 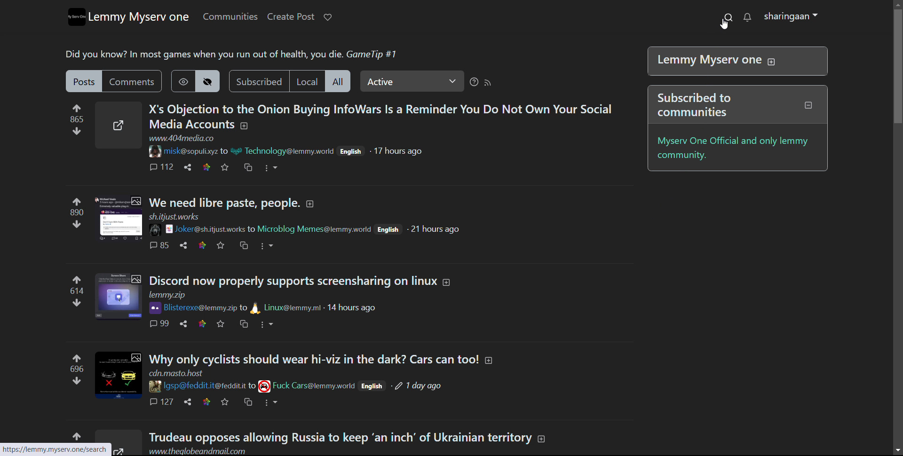 I want to click on post image, so click(x=114, y=219).